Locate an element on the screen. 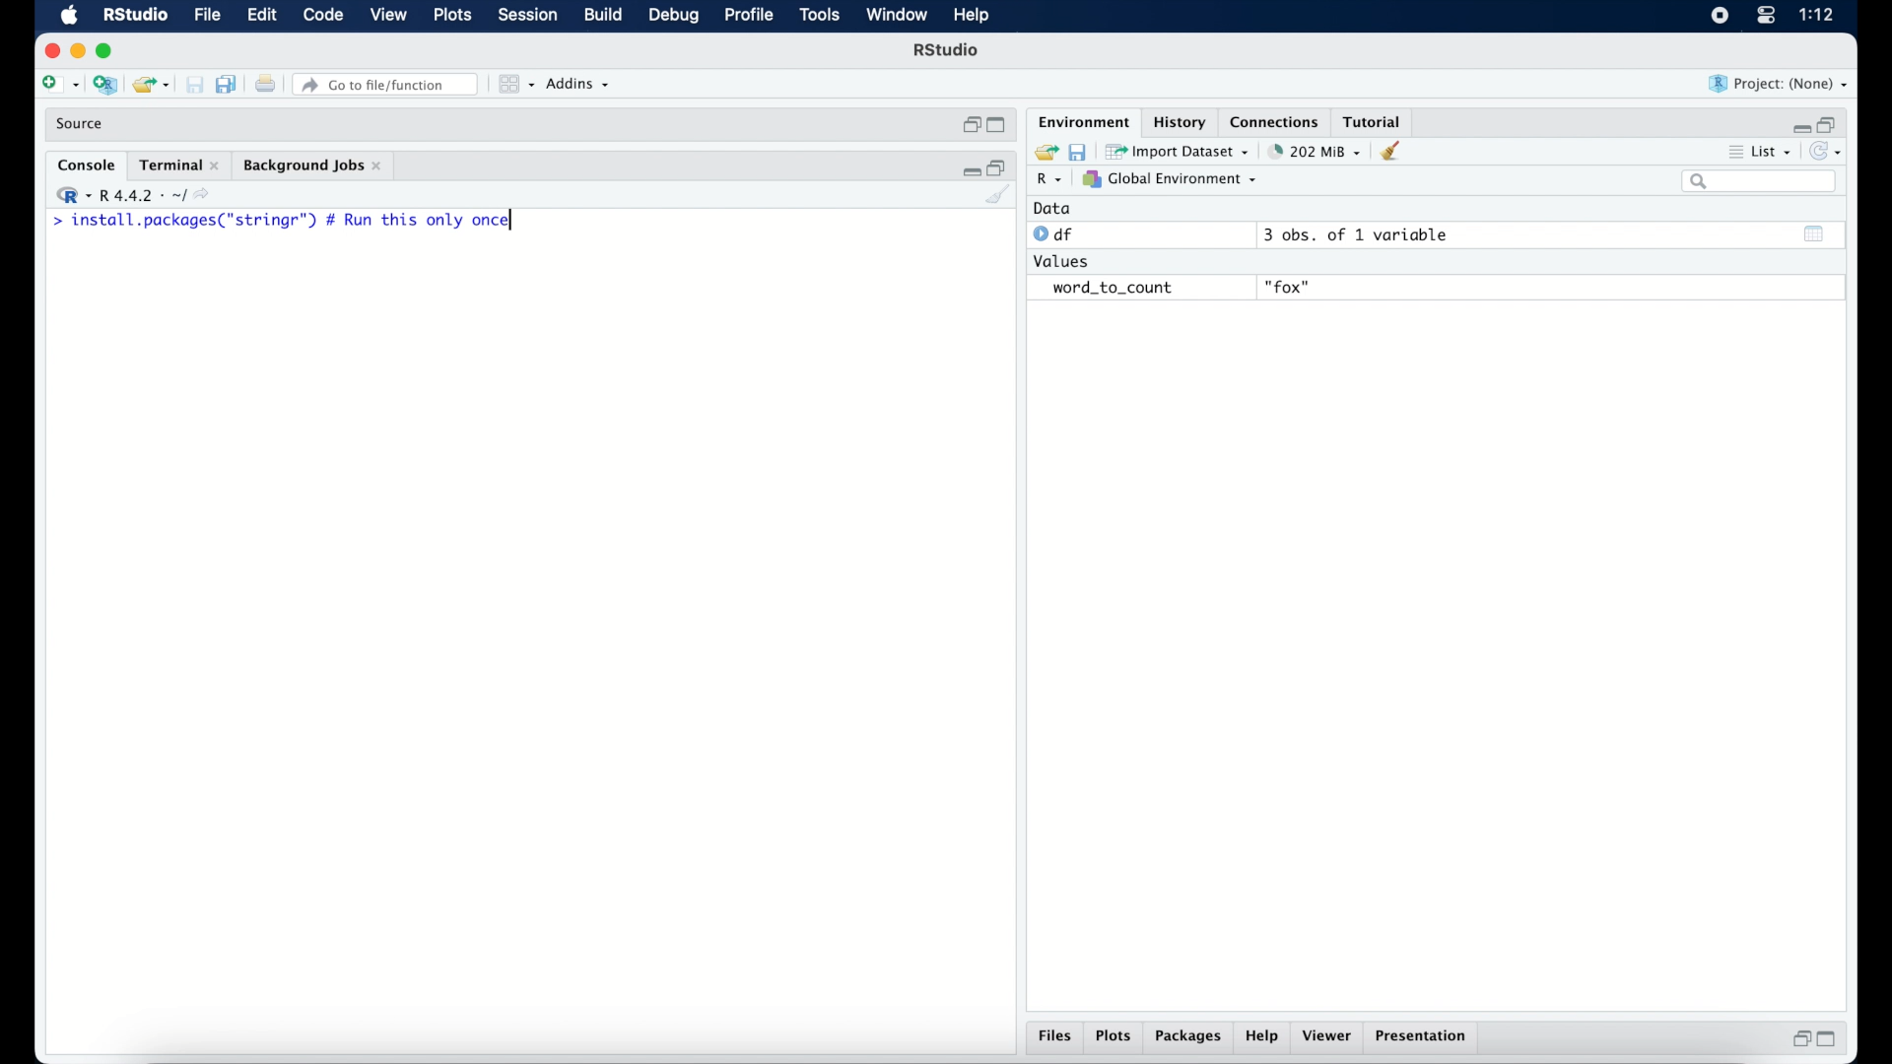 The height and width of the screenshot is (1064, 1892). word_to_count is located at coordinates (1110, 289).